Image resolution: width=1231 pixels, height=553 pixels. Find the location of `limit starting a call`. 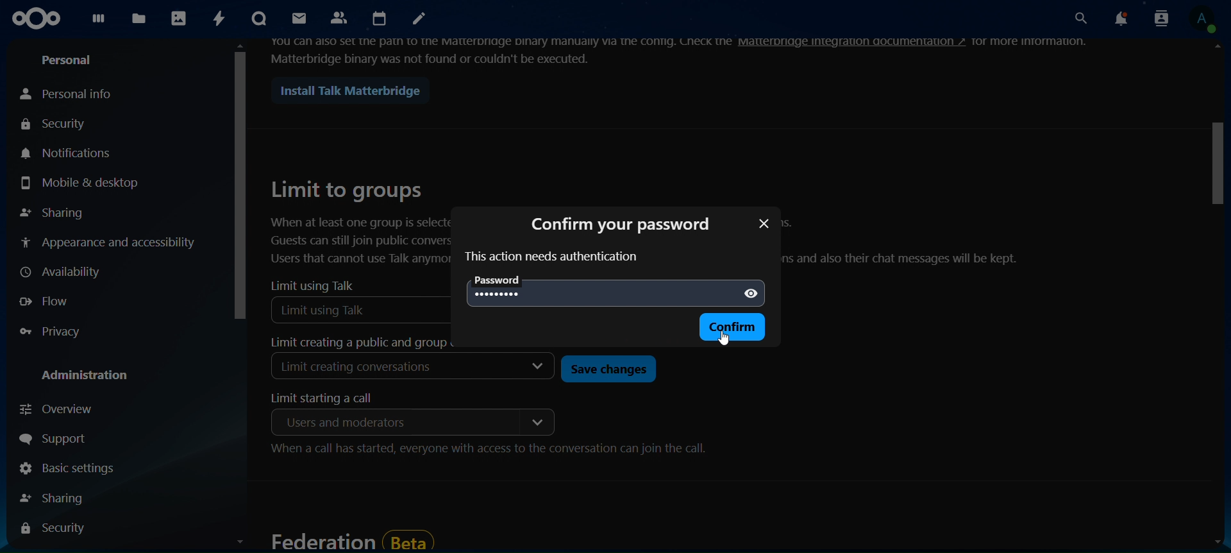

limit starting a call is located at coordinates (330, 398).